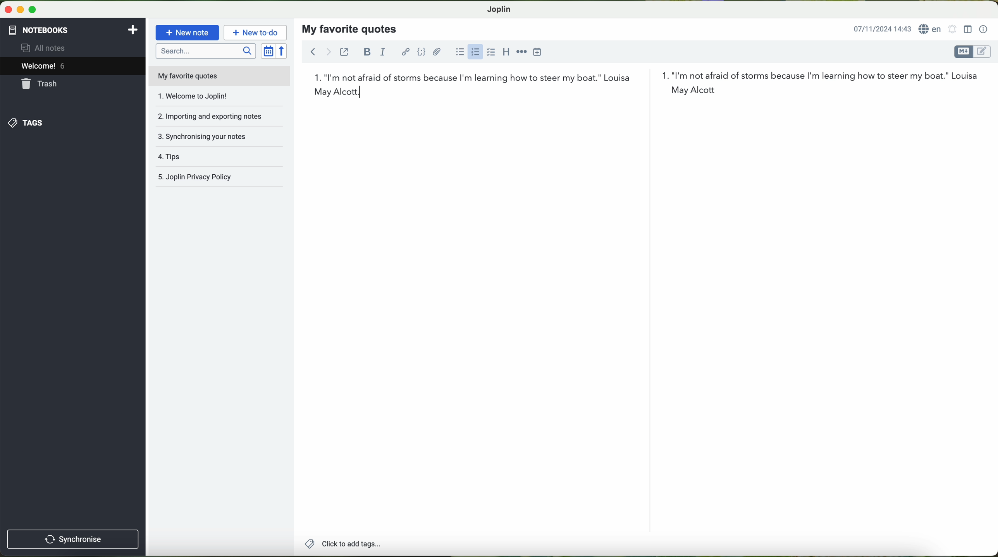 The image size is (998, 557). What do you see at coordinates (522, 52) in the screenshot?
I see `horizontal rule` at bounding box center [522, 52].